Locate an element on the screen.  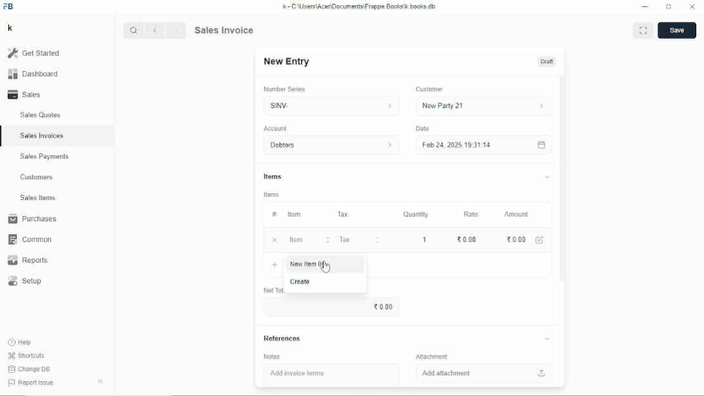
Vertical scrollbar is located at coordinates (563, 183).